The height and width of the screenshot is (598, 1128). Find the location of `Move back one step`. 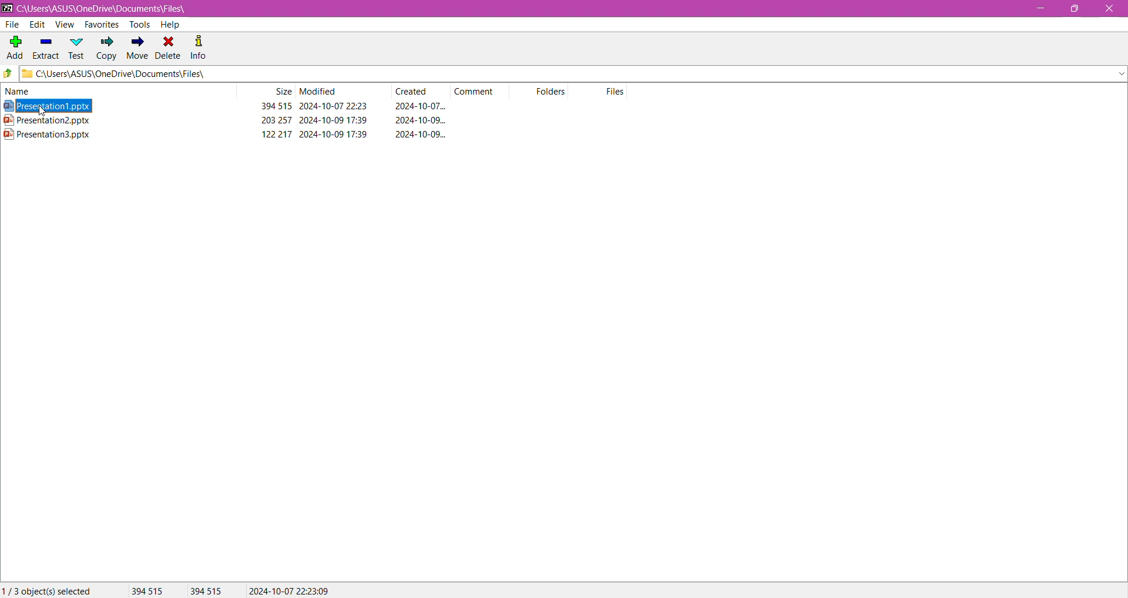

Move back one step is located at coordinates (8, 75).